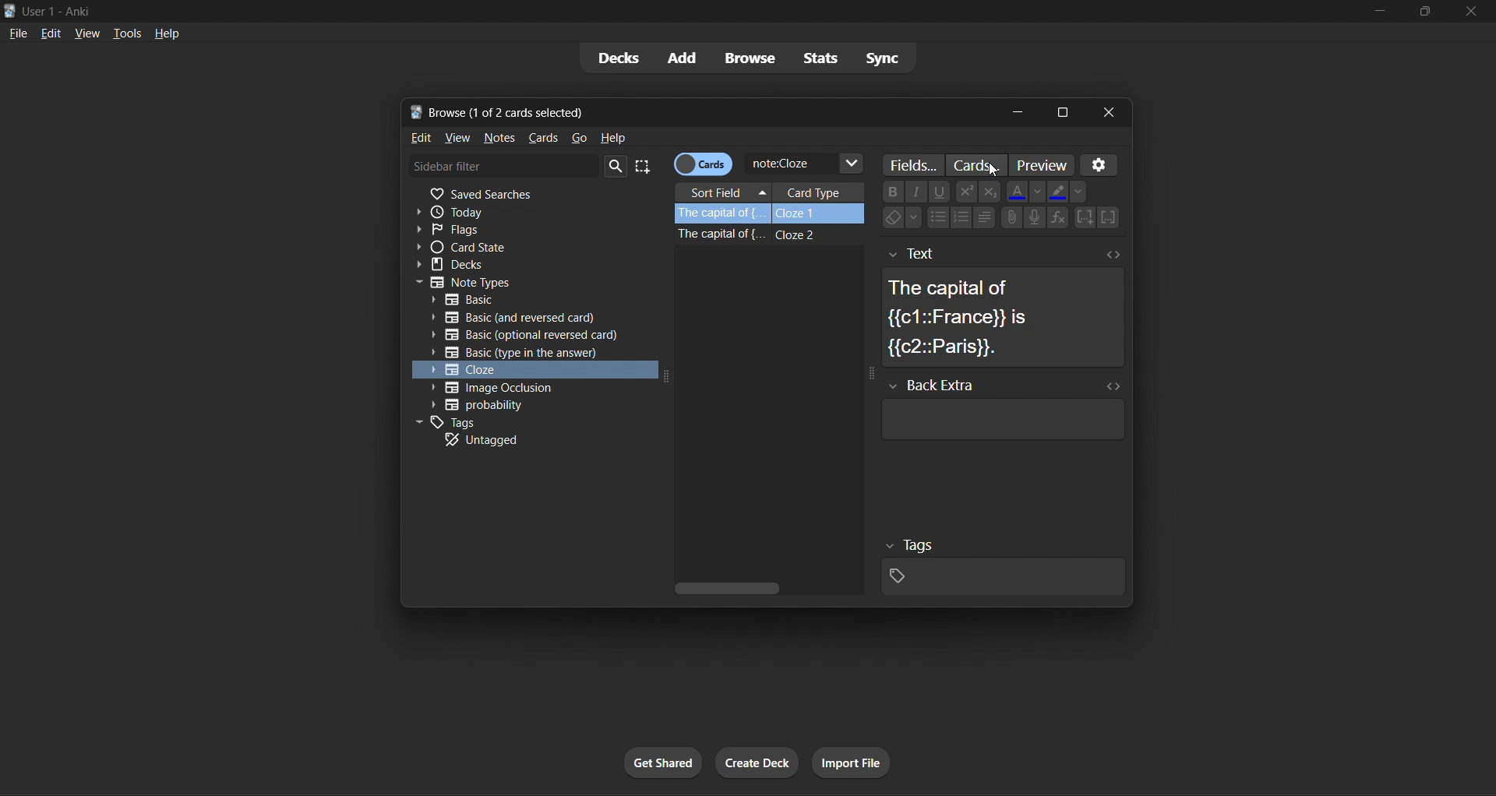 Image resolution: width=1496 pixels, height=796 pixels. What do you see at coordinates (766, 587) in the screenshot?
I see `horizontal scroll bar` at bounding box center [766, 587].